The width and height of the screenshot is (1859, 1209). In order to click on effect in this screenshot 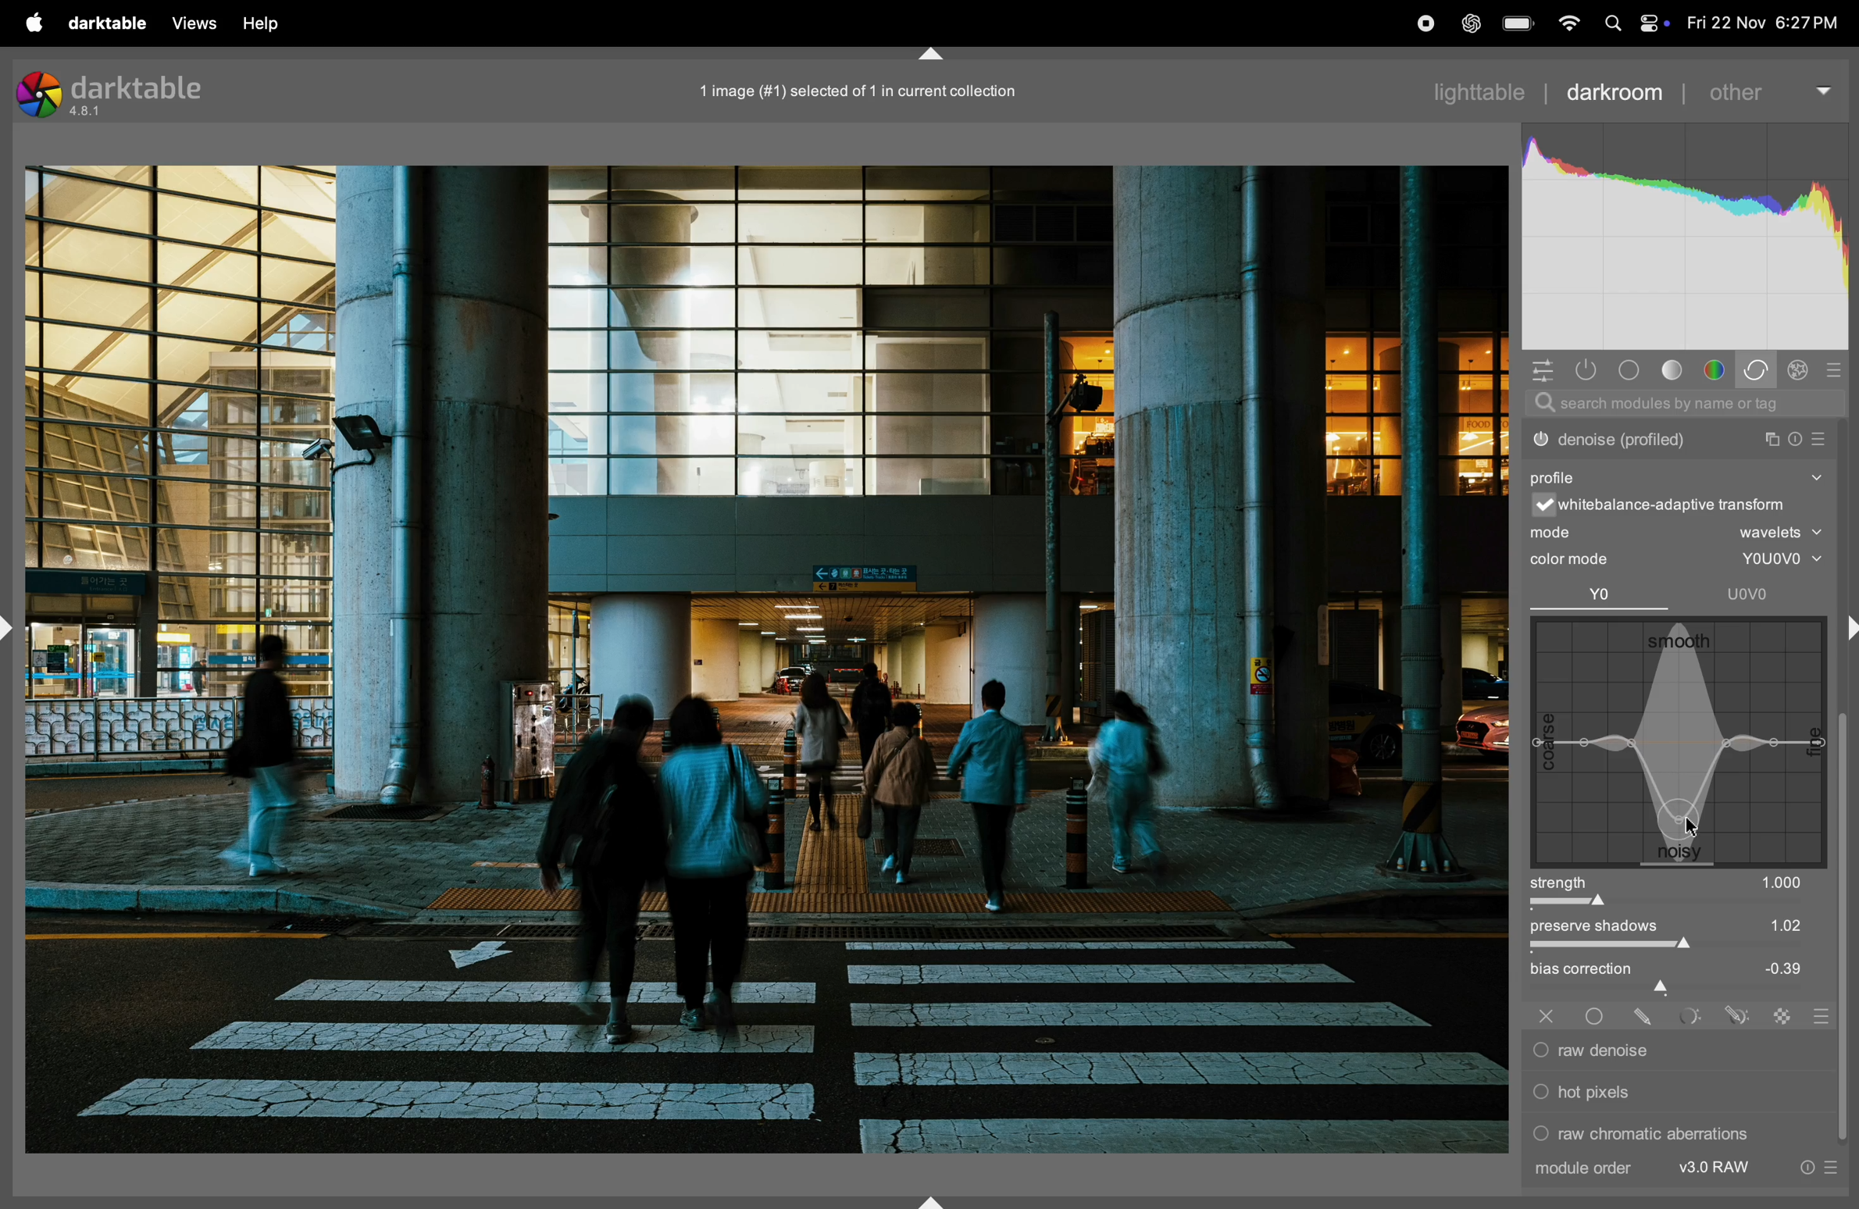, I will do `click(1799, 371)`.